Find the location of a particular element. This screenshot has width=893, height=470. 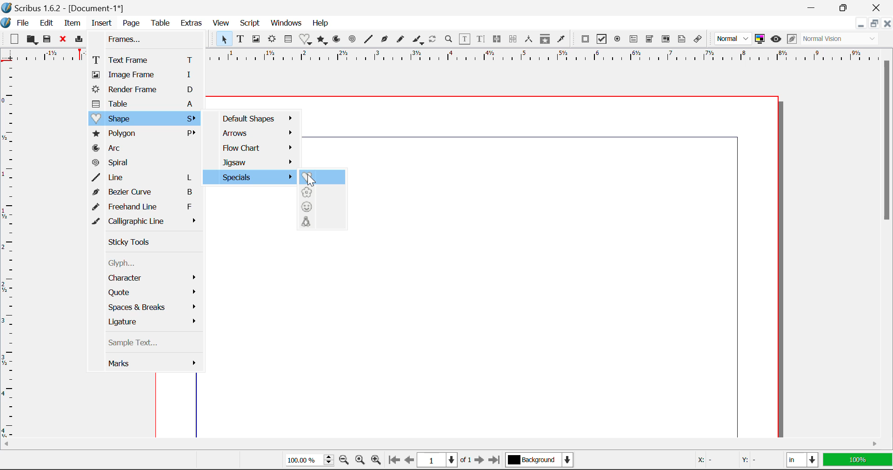

Image Frame is located at coordinates (143, 75).